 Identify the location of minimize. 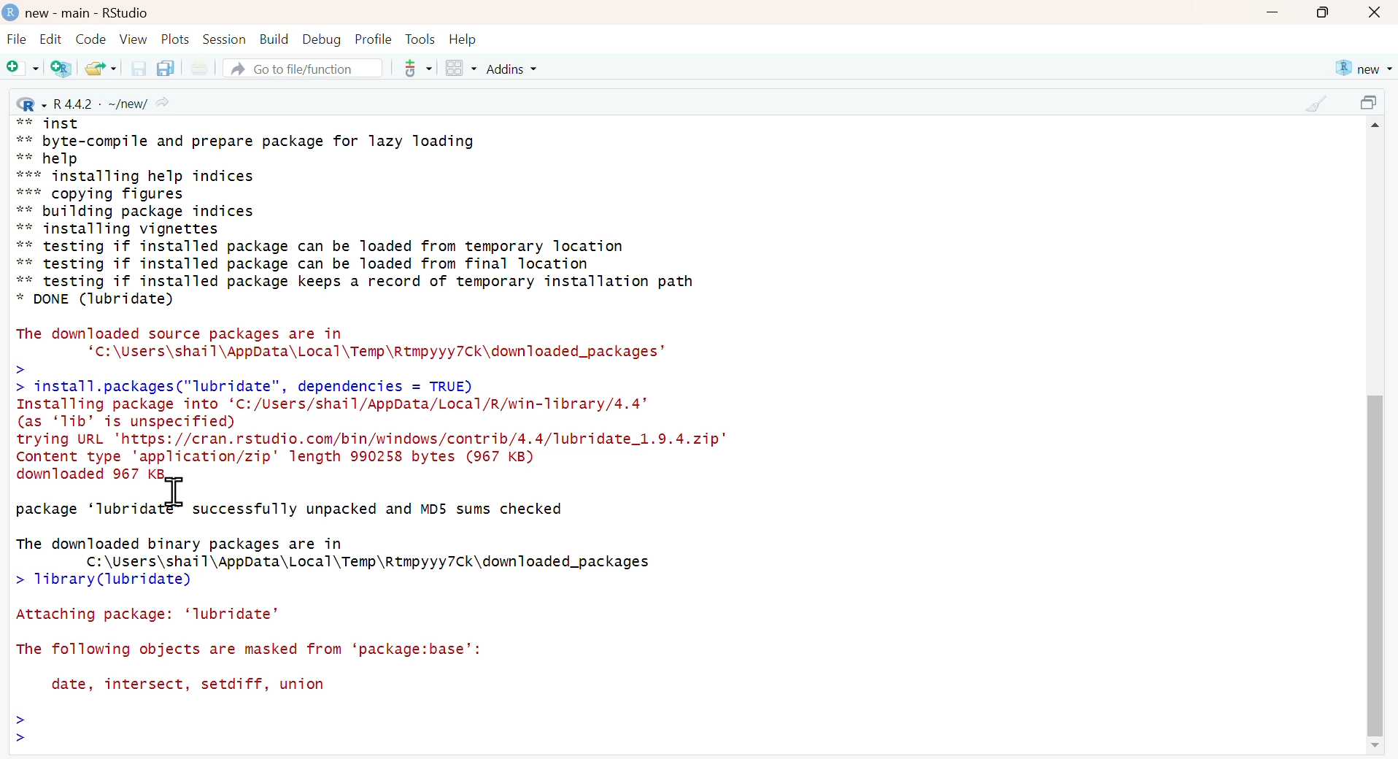
(1272, 14).